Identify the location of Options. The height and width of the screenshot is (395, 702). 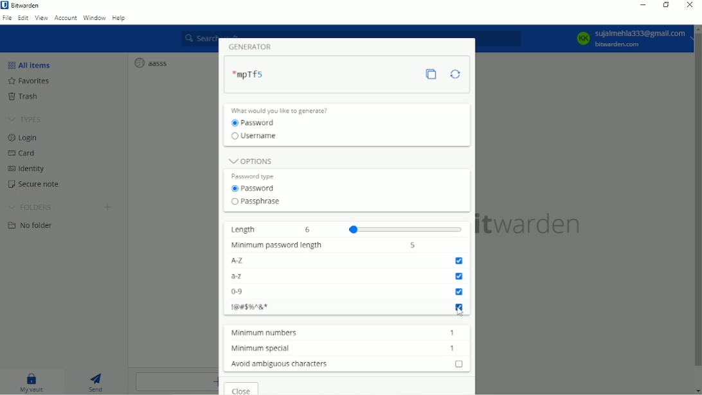
(251, 158).